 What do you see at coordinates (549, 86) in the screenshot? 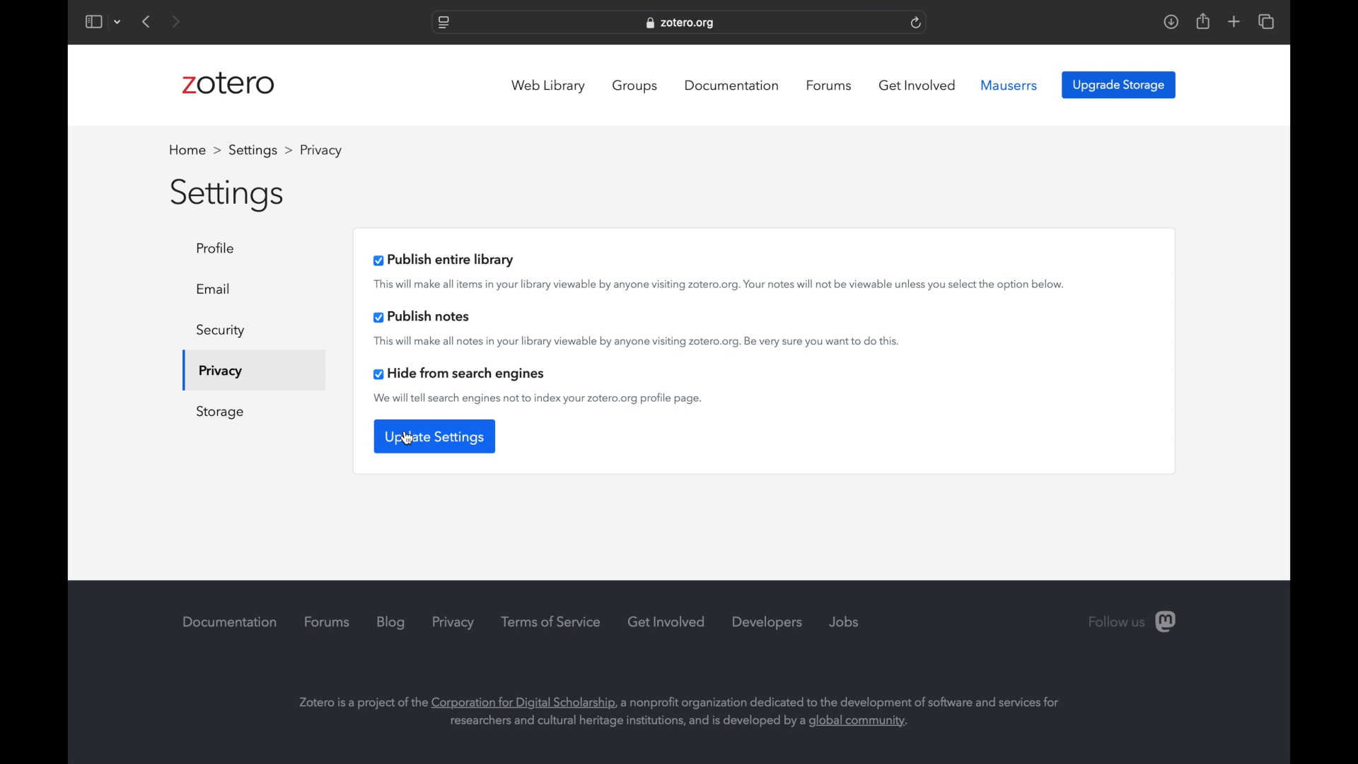
I see `web library` at bounding box center [549, 86].